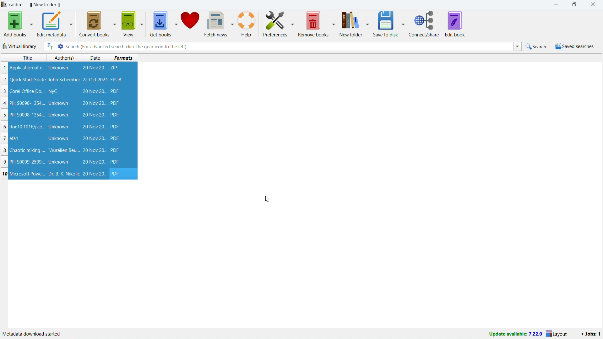  I want to click on Unknown, so click(58, 162).